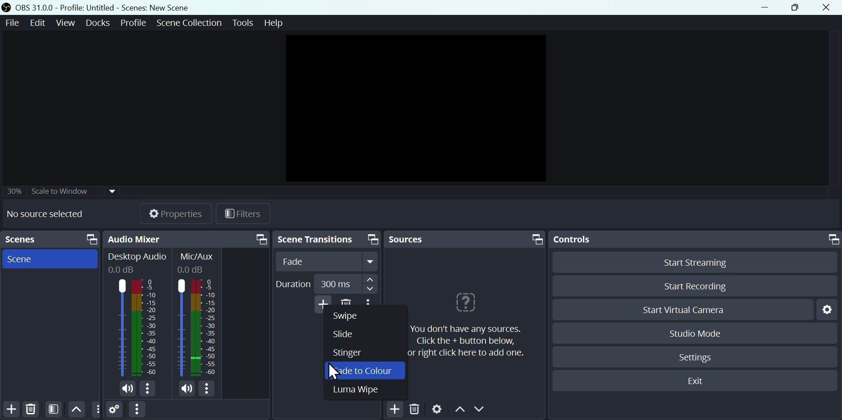  Describe the element at coordinates (830, 7) in the screenshot. I see `Close` at that location.